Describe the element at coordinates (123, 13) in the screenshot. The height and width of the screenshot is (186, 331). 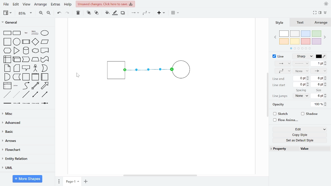
I see `shadow` at that location.